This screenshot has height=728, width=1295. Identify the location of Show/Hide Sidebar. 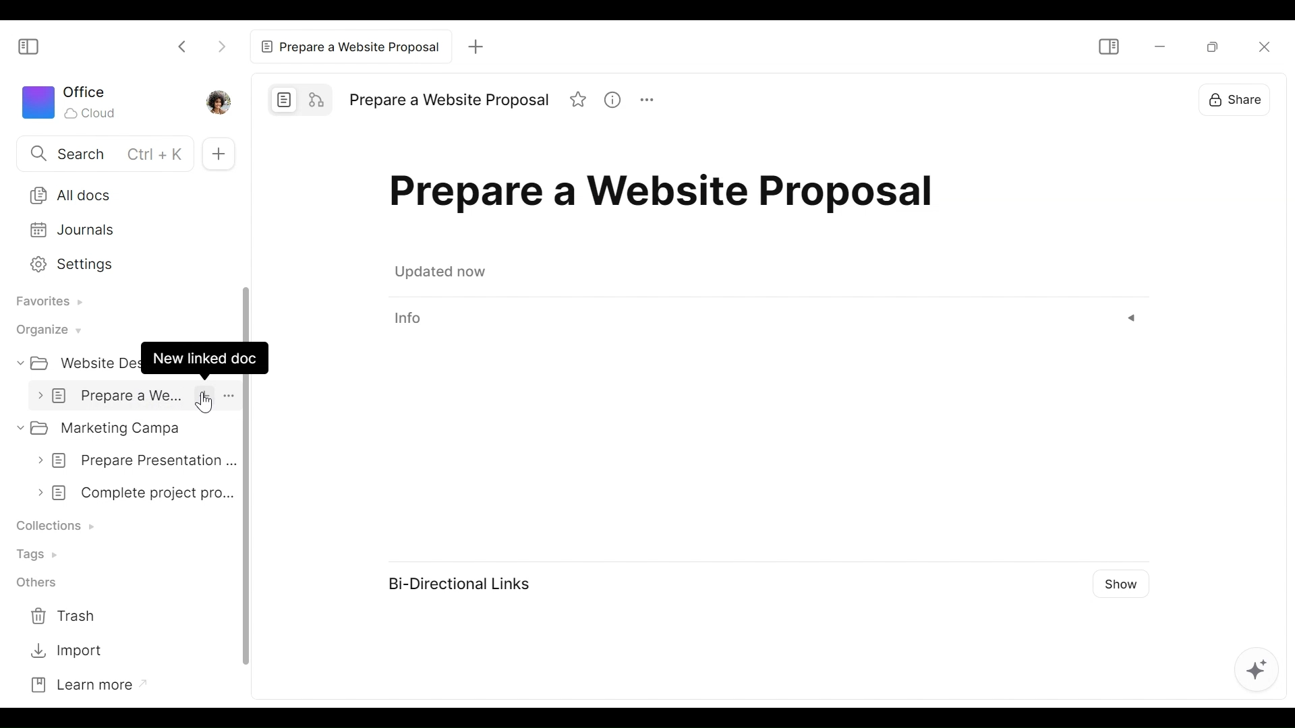
(26, 48).